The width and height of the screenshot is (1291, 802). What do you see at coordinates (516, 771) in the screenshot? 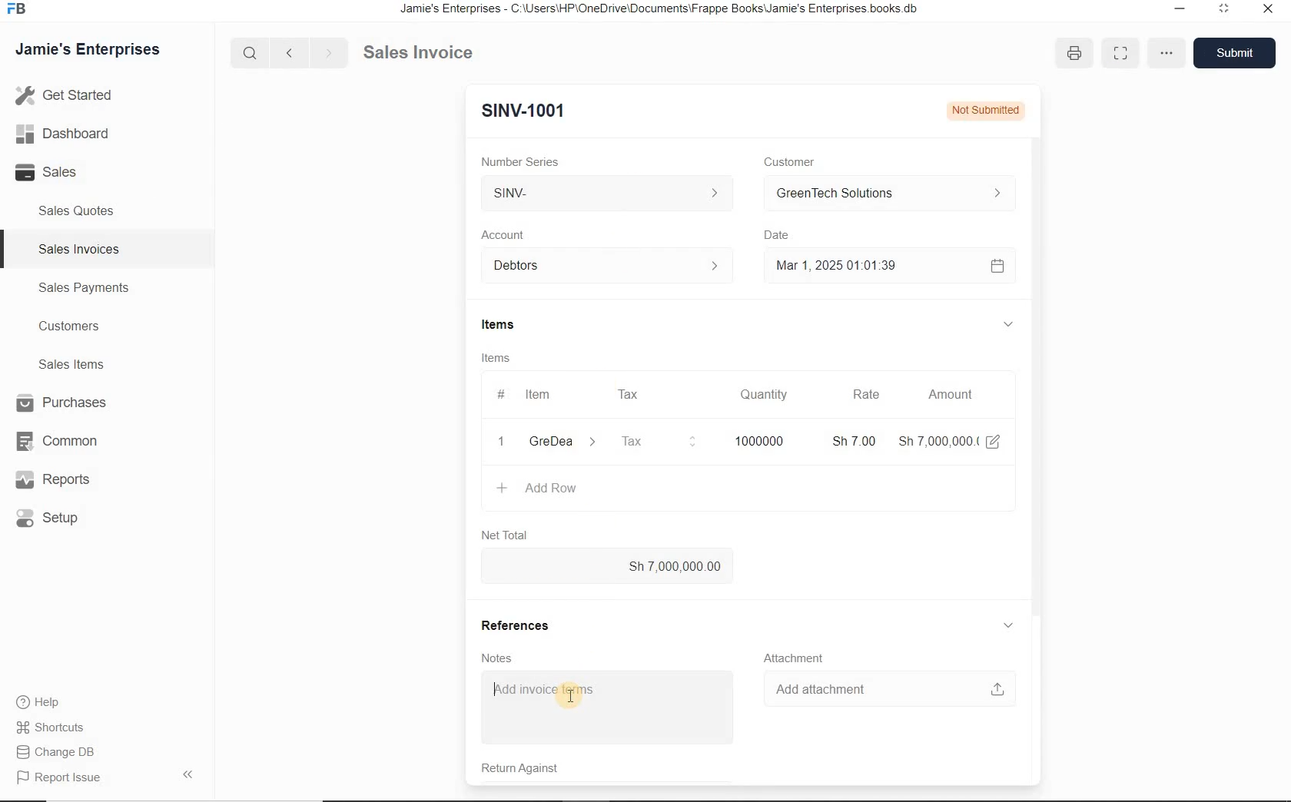
I see `Return Against` at bounding box center [516, 771].